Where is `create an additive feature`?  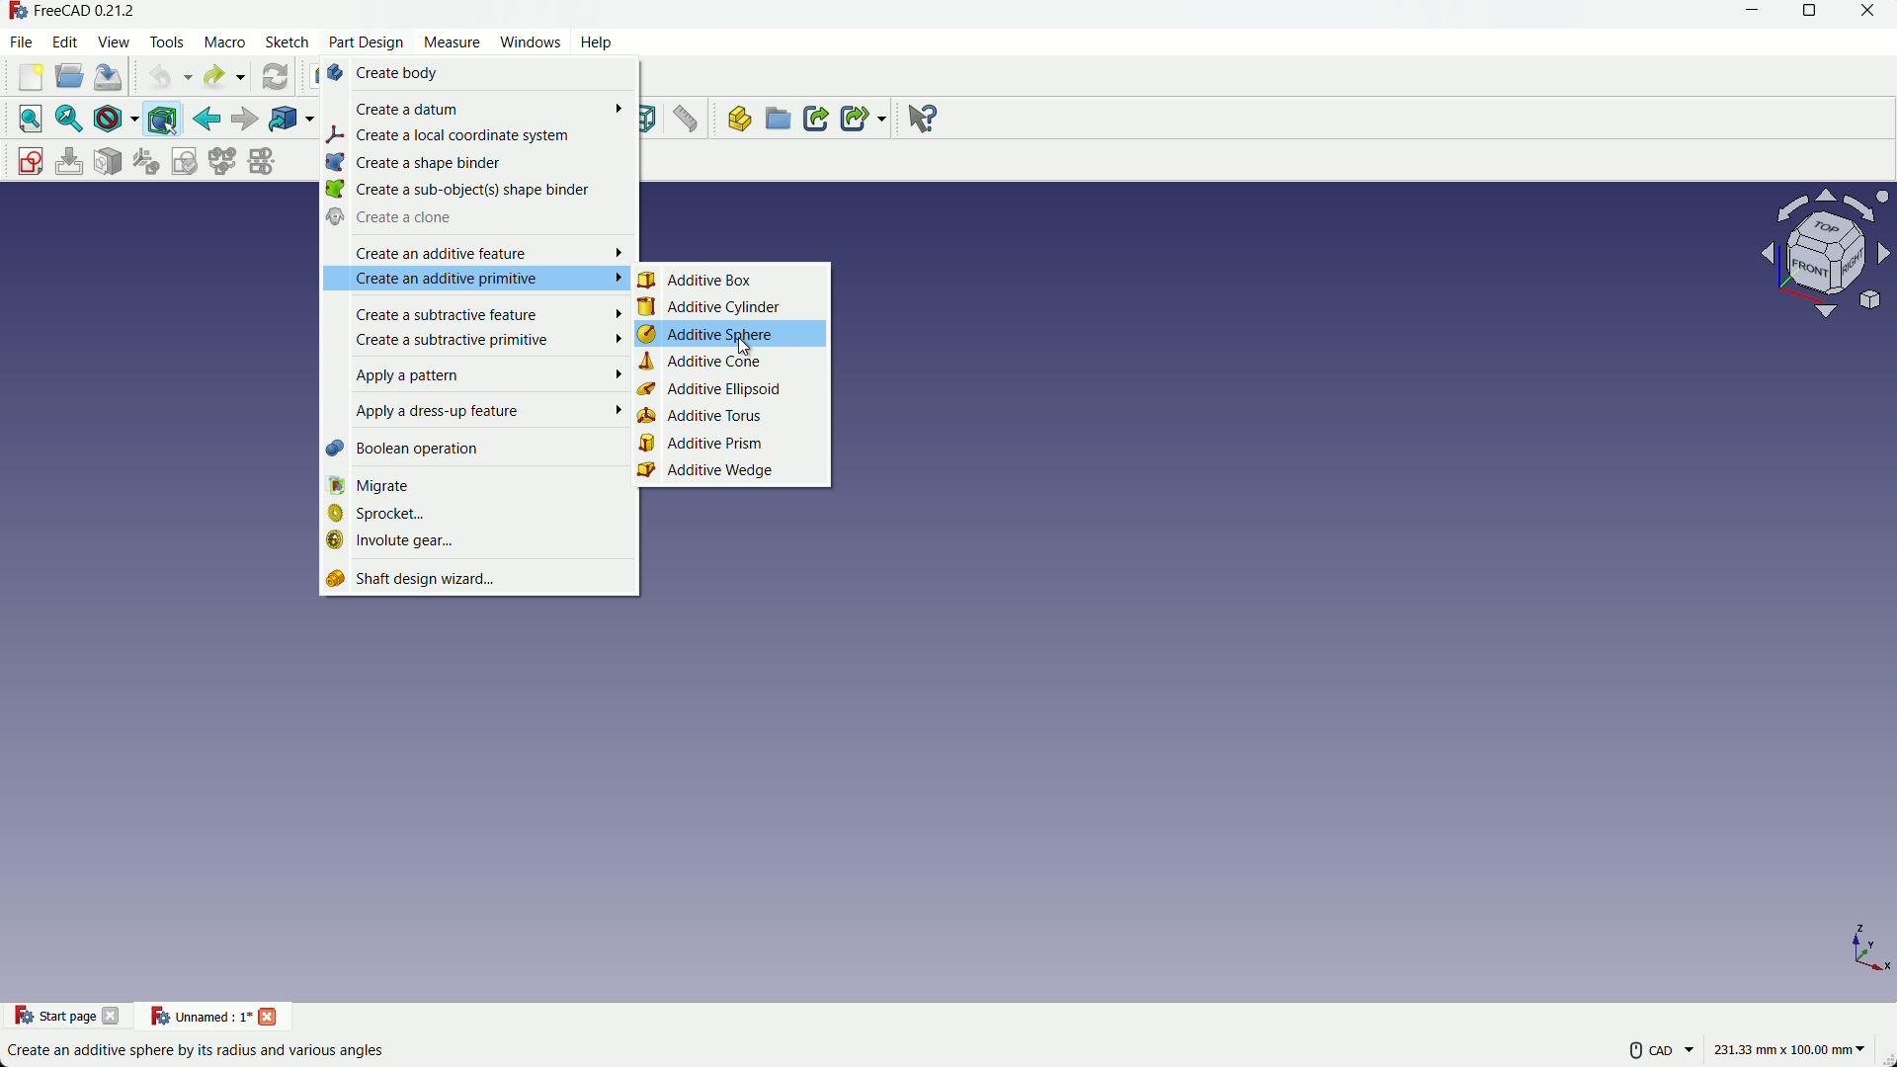
create an additive feature is located at coordinates (471, 252).